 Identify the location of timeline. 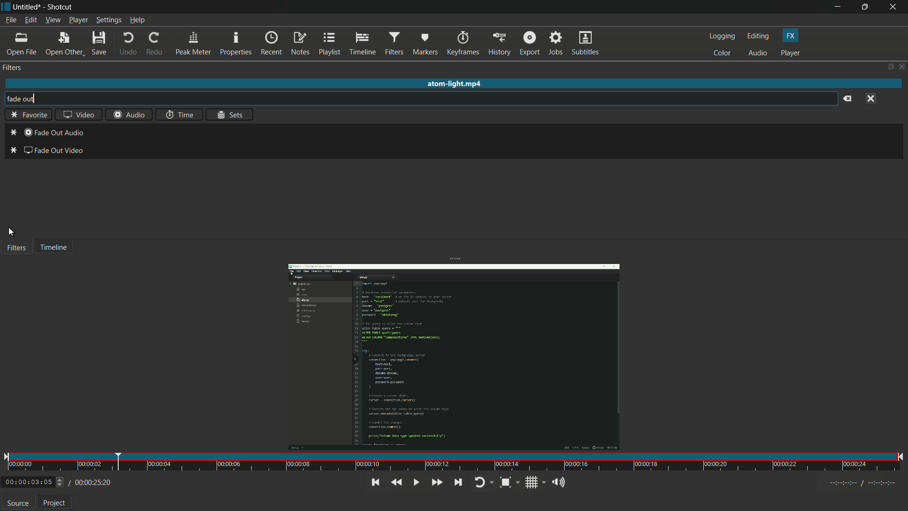
(53, 248).